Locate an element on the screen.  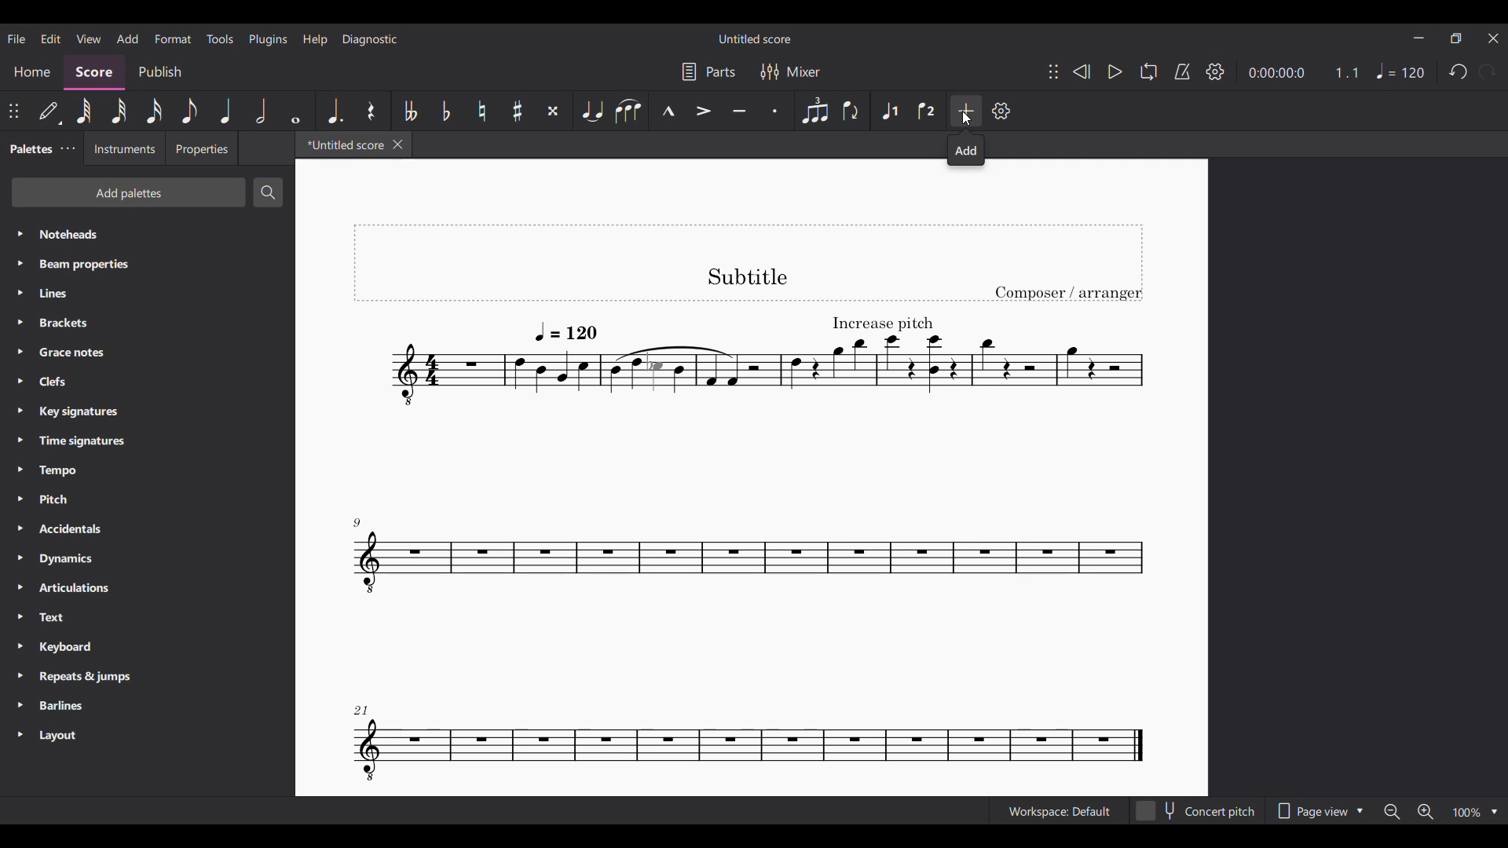
Redo is located at coordinates (1487, 71).